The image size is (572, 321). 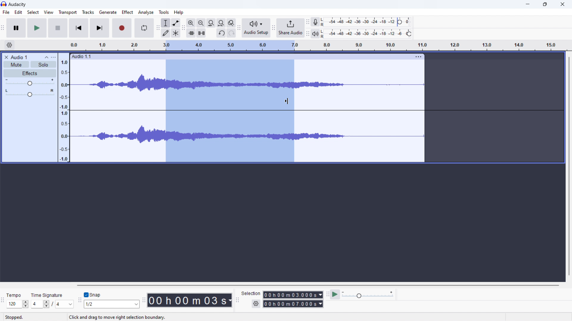 What do you see at coordinates (99, 28) in the screenshot?
I see `skip to end` at bounding box center [99, 28].